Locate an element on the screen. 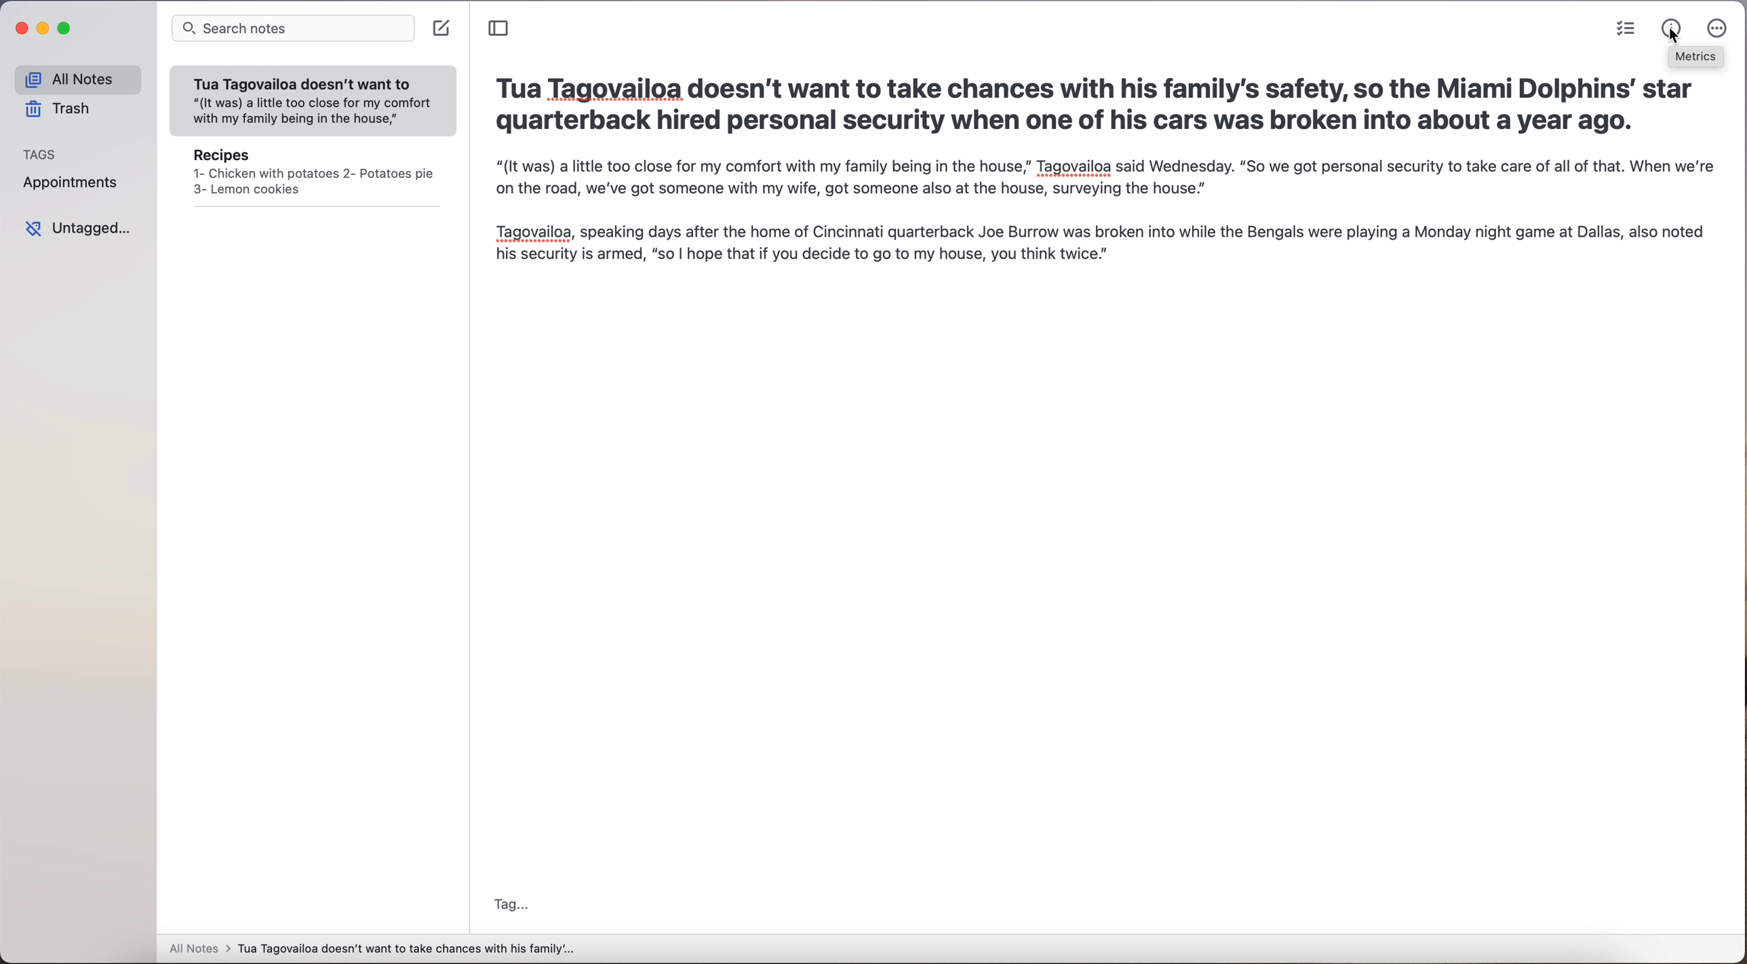 This screenshot has width=1747, height=964. Recipes
1- Chicken with potatoes 2- Potatoes pie
3- Lemon cookies is located at coordinates (312, 175).